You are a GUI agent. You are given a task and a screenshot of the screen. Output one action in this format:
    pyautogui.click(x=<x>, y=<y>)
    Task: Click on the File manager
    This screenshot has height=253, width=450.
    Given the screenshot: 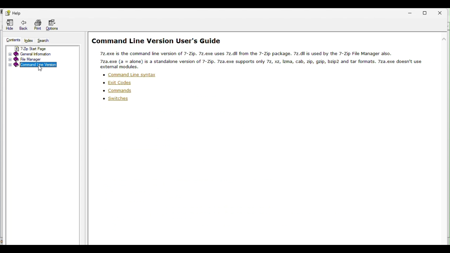 What is the action you would take?
    pyautogui.click(x=38, y=59)
    